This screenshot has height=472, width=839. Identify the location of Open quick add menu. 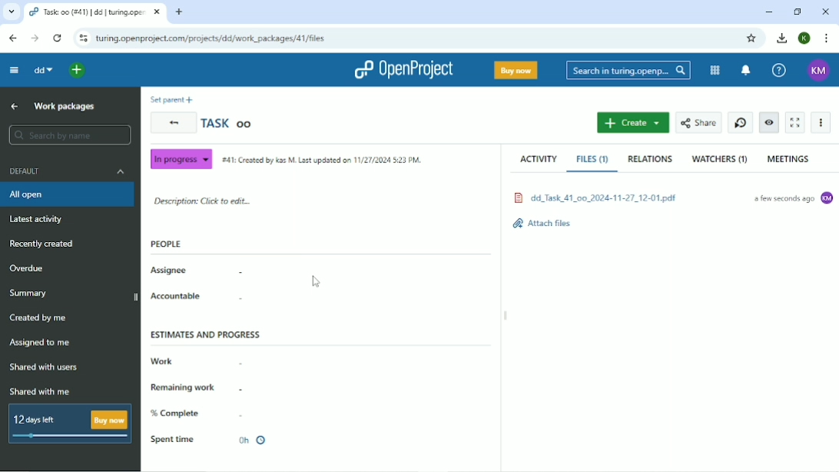
(78, 71).